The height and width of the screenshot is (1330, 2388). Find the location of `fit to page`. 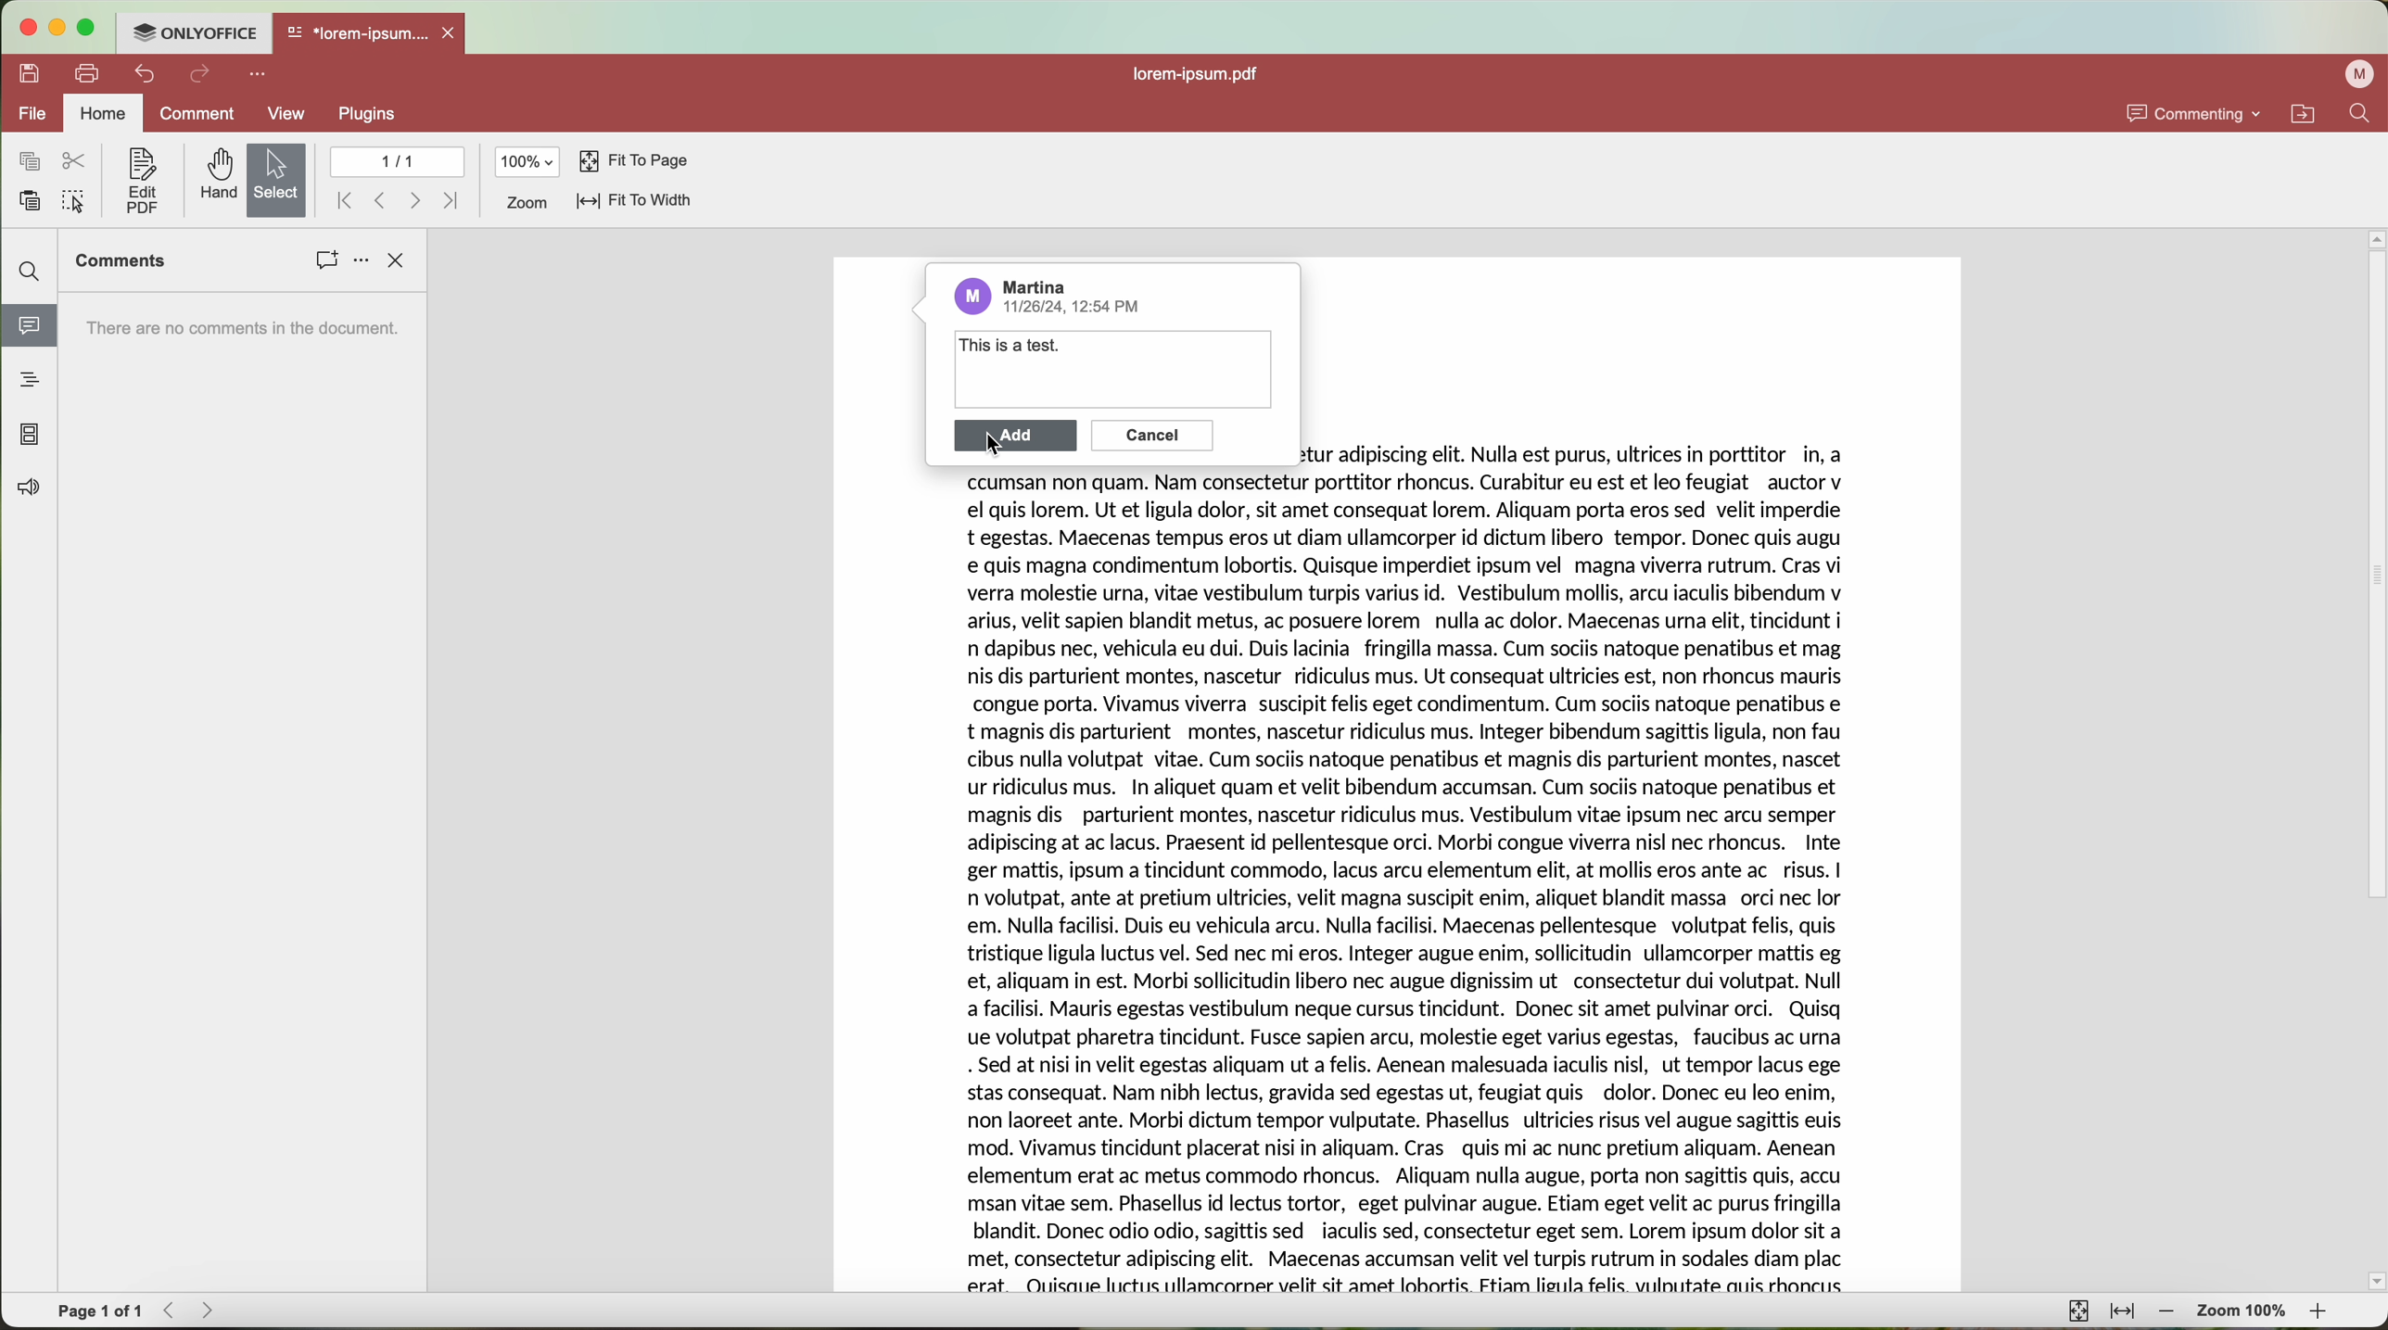

fit to page is located at coordinates (634, 163).